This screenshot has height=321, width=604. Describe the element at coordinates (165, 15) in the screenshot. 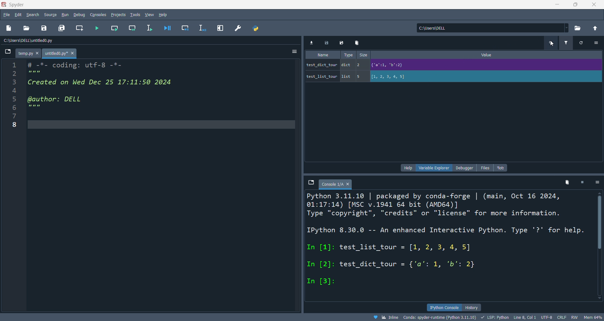

I see `help` at that location.